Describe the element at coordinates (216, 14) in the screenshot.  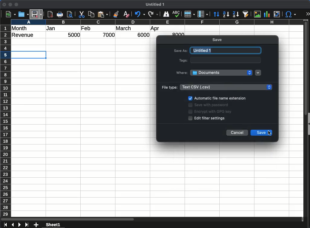
I see `sort` at that location.